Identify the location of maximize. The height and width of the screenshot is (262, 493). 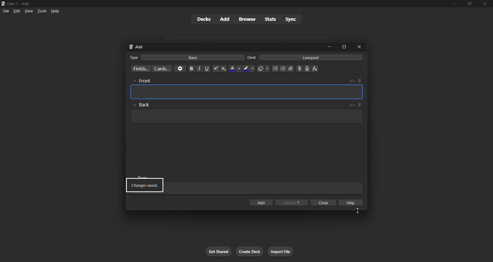
(343, 46).